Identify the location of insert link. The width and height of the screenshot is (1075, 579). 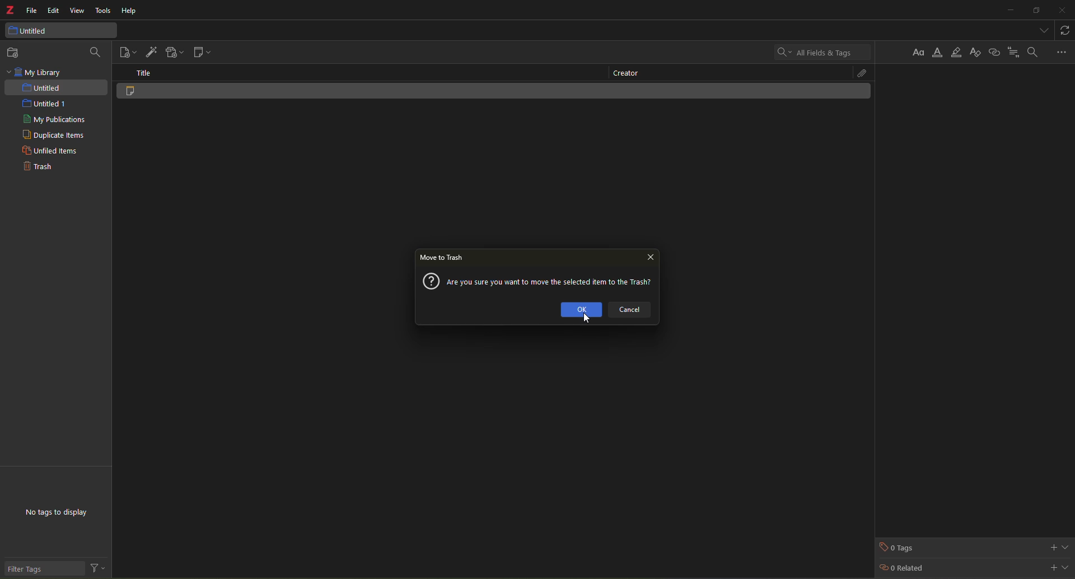
(994, 52).